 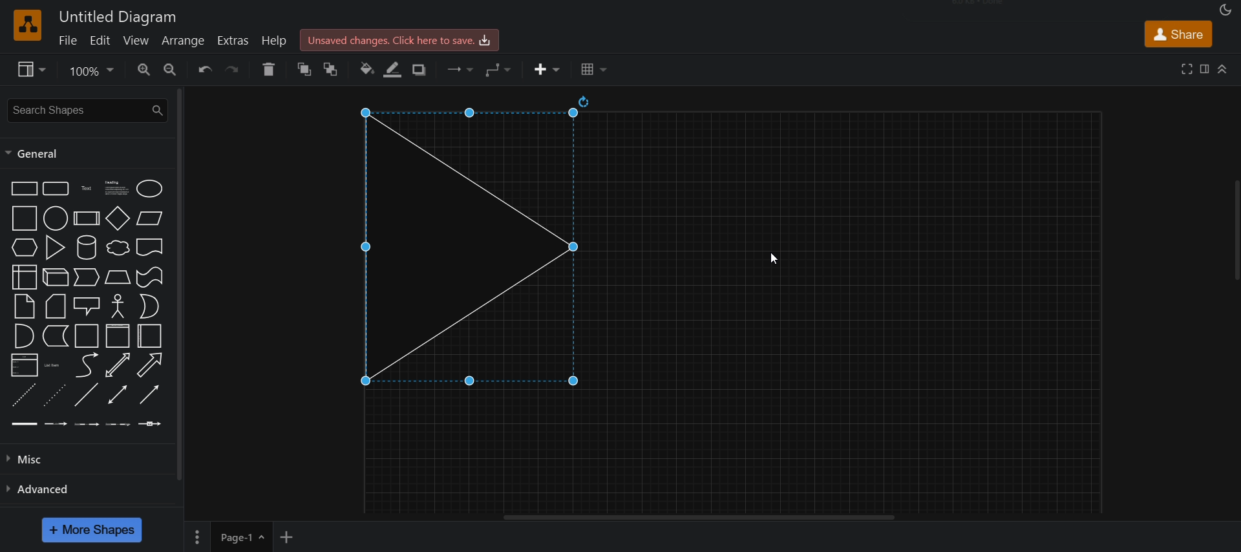 I want to click on line color, so click(x=394, y=69).